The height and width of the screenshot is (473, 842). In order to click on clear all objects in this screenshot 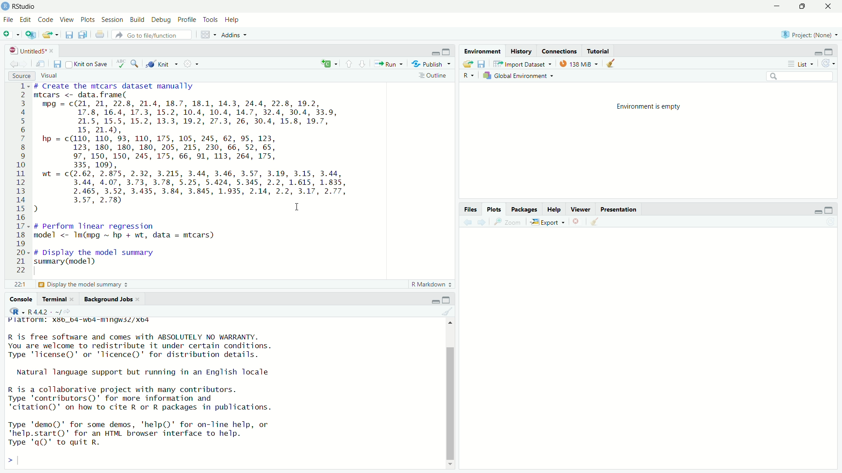, I will do `click(615, 64)`.